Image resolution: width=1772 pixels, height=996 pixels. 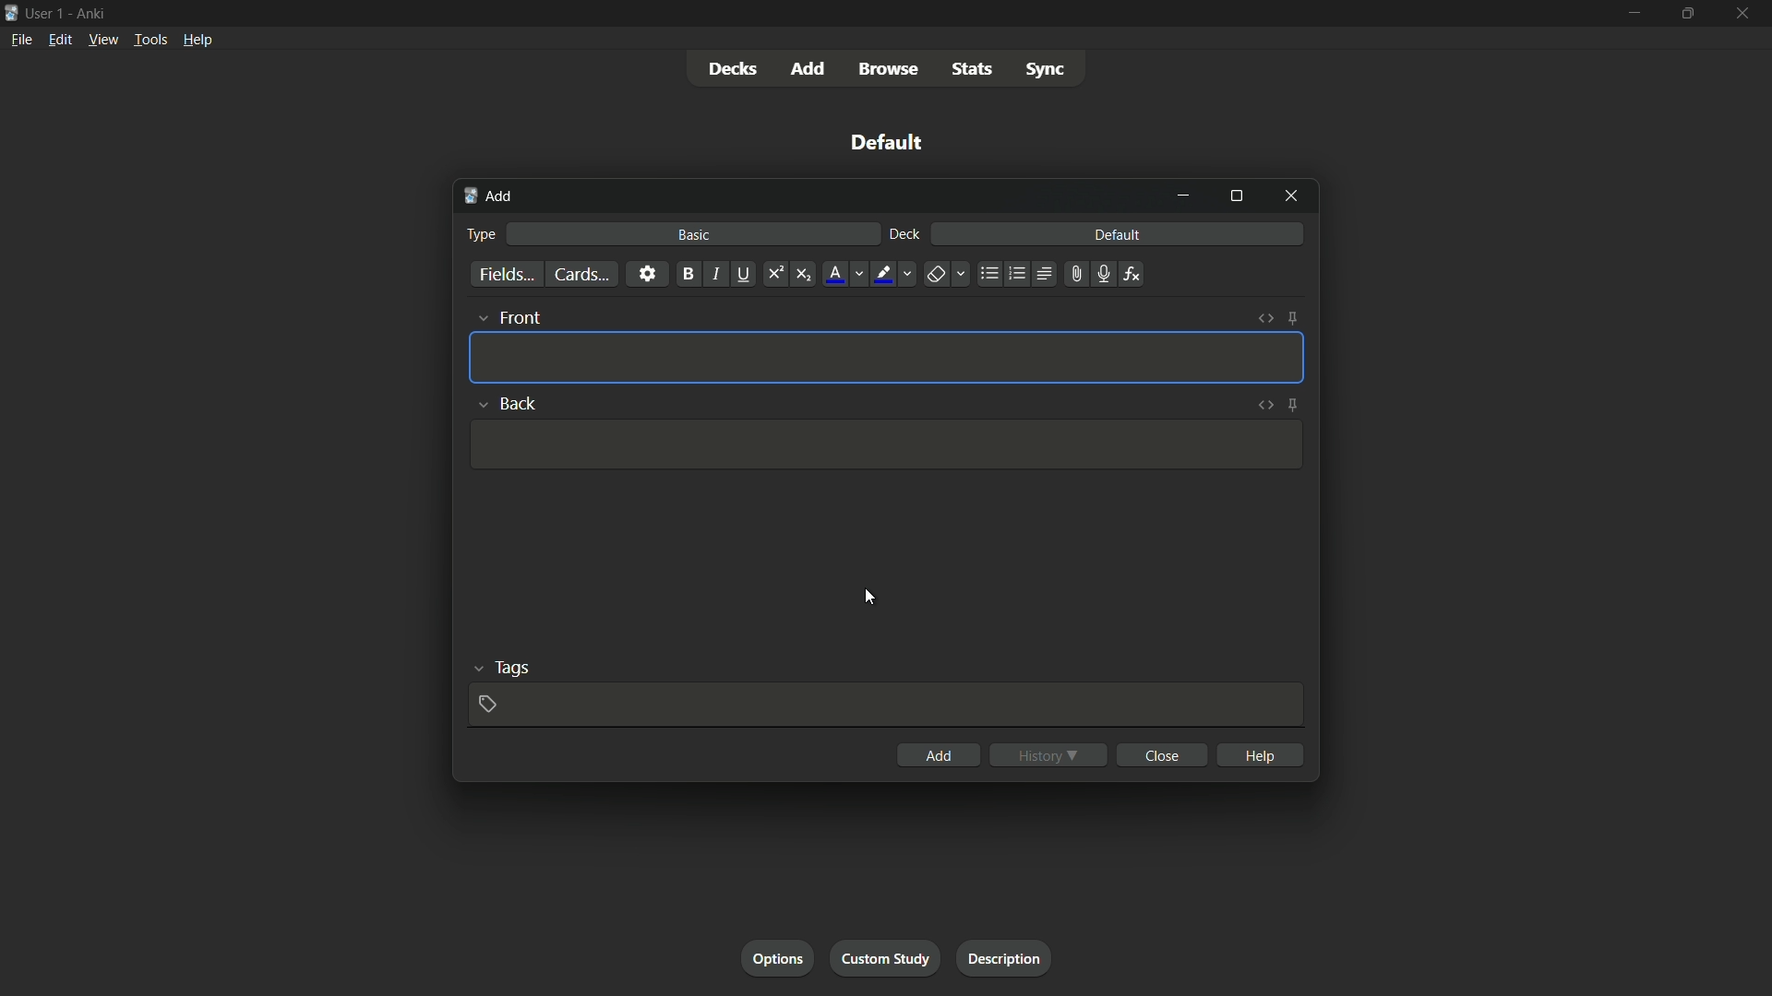 What do you see at coordinates (11, 11) in the screenshot?
I see `icon` at bounding box center [11, 11].